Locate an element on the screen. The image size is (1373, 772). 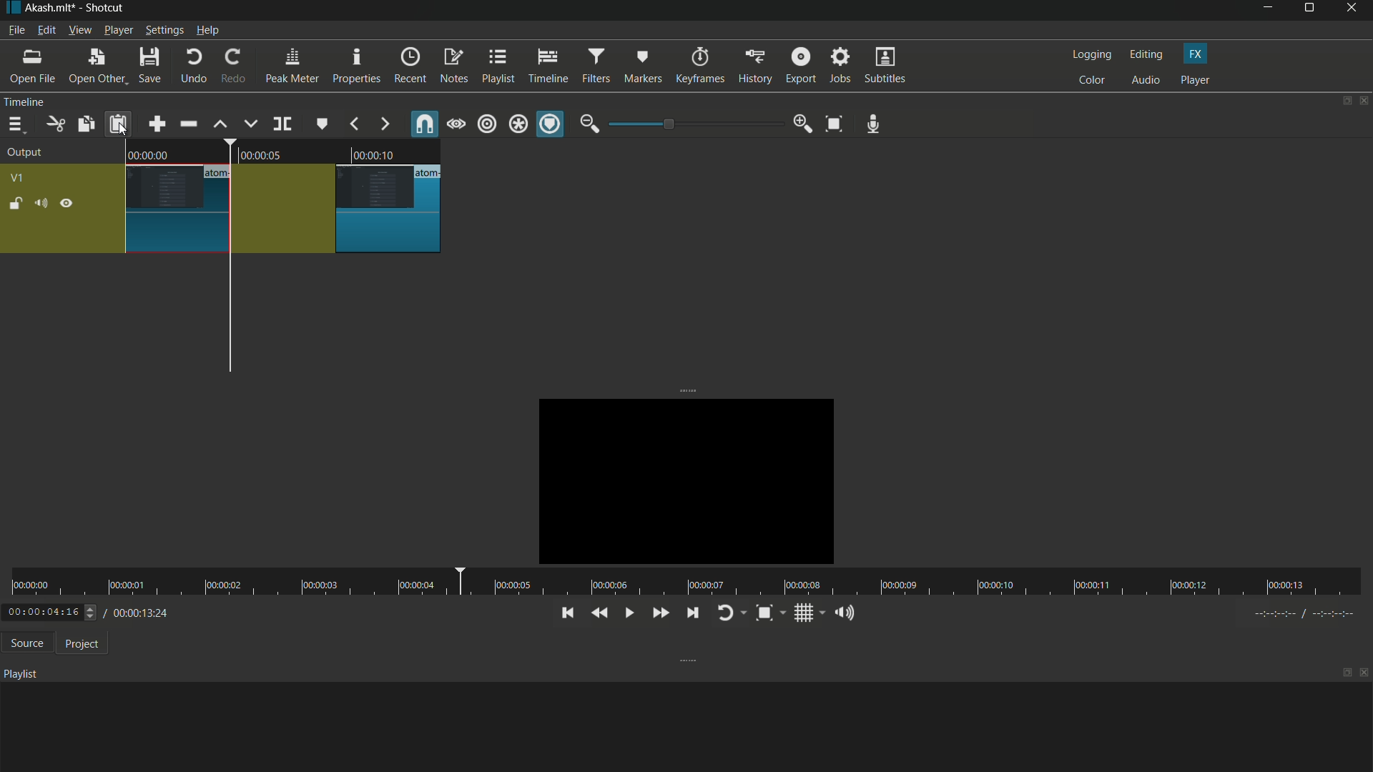
paste is located at coordinates (118, 125).